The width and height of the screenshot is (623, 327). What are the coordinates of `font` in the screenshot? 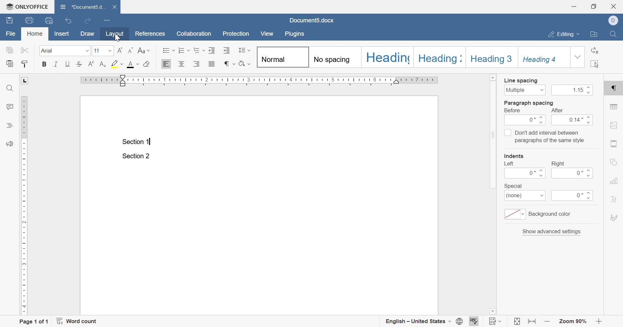 It's located at (49, 51).